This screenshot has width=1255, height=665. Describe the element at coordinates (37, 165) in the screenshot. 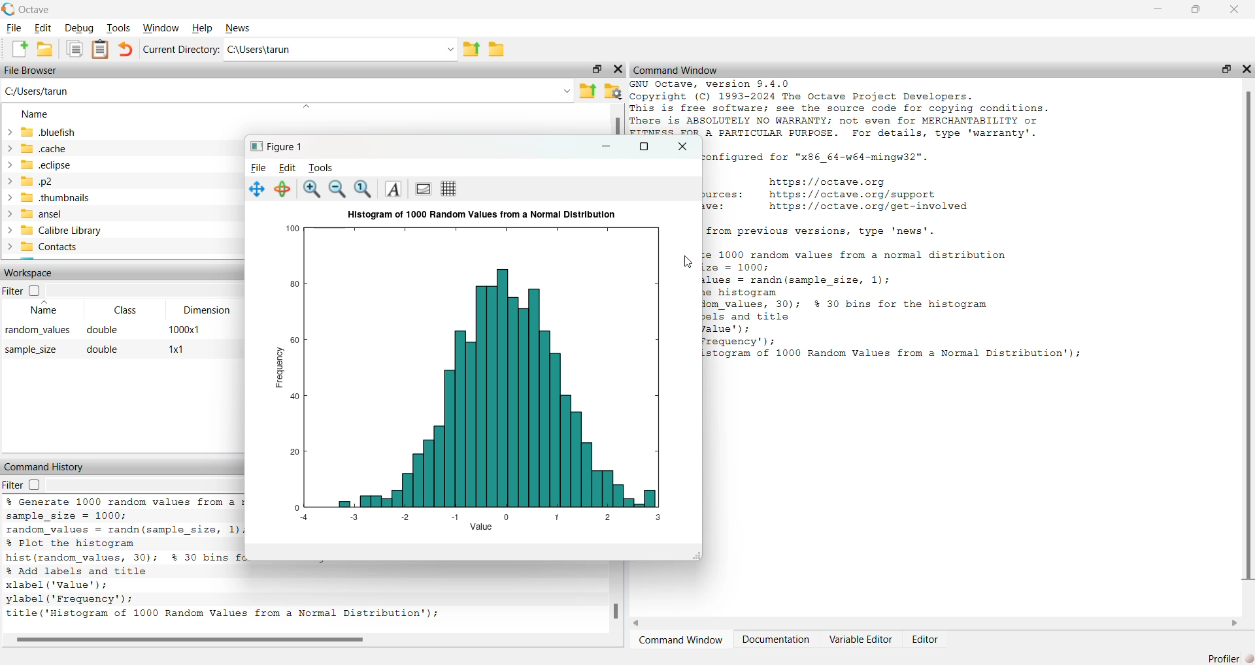

I see `.eclipse` at that location.